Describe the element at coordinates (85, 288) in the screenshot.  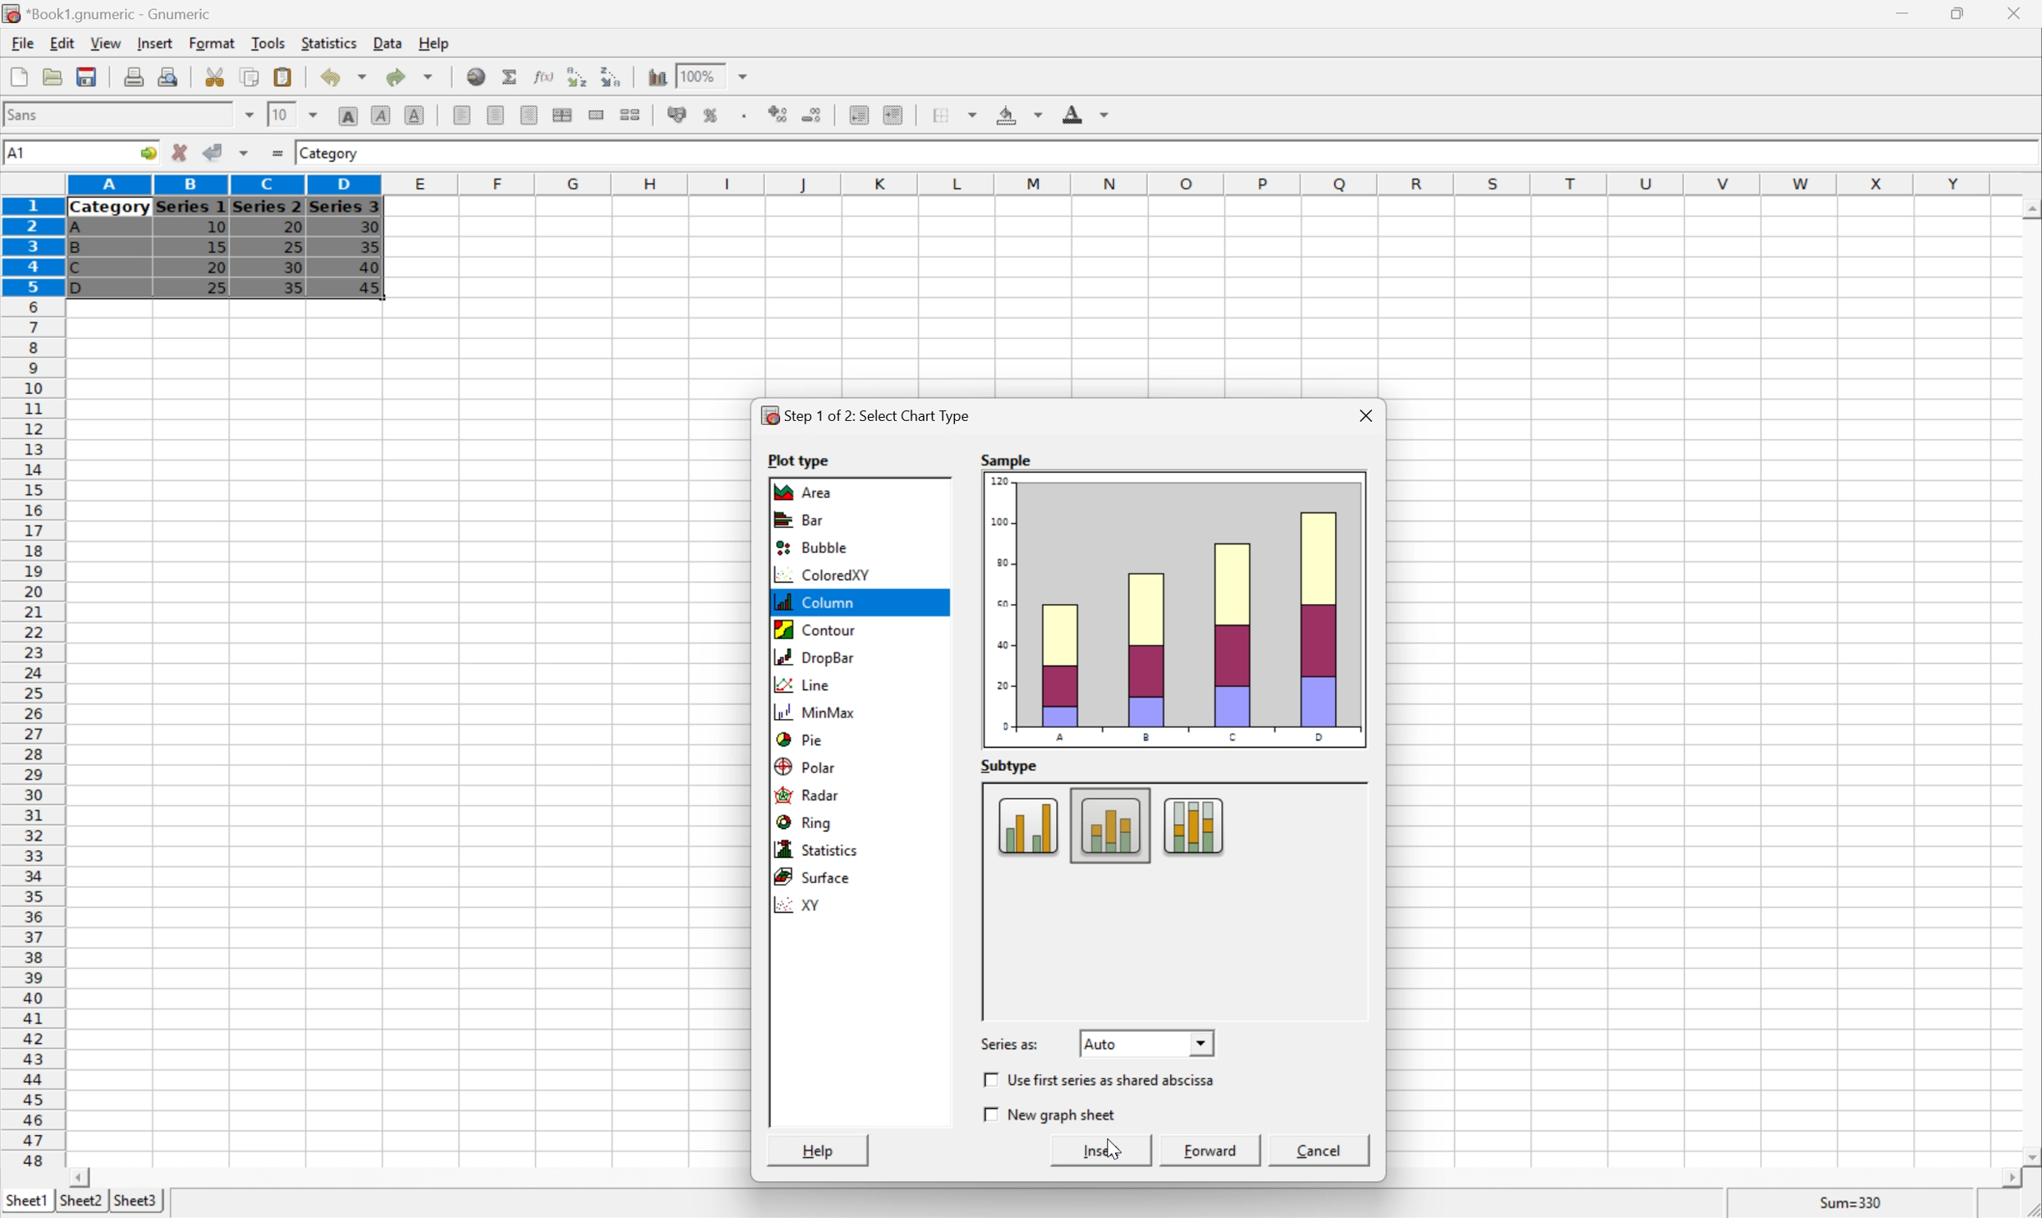
I see `D` at that location.